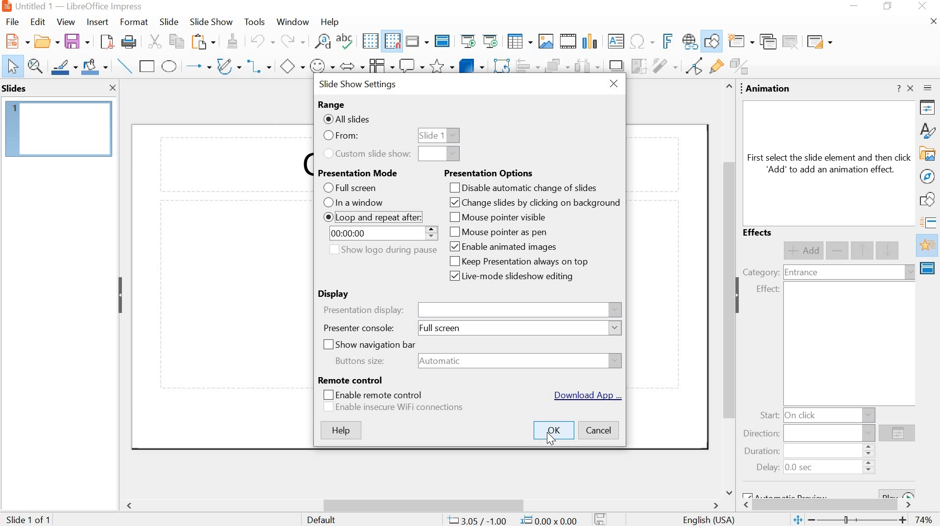 Image resolution: width=940 pixels, height=526 pixels. I want to click on save, so click(77, 42).